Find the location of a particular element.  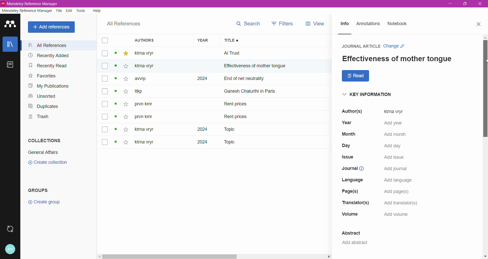

star is located at coordinates (125, 67).